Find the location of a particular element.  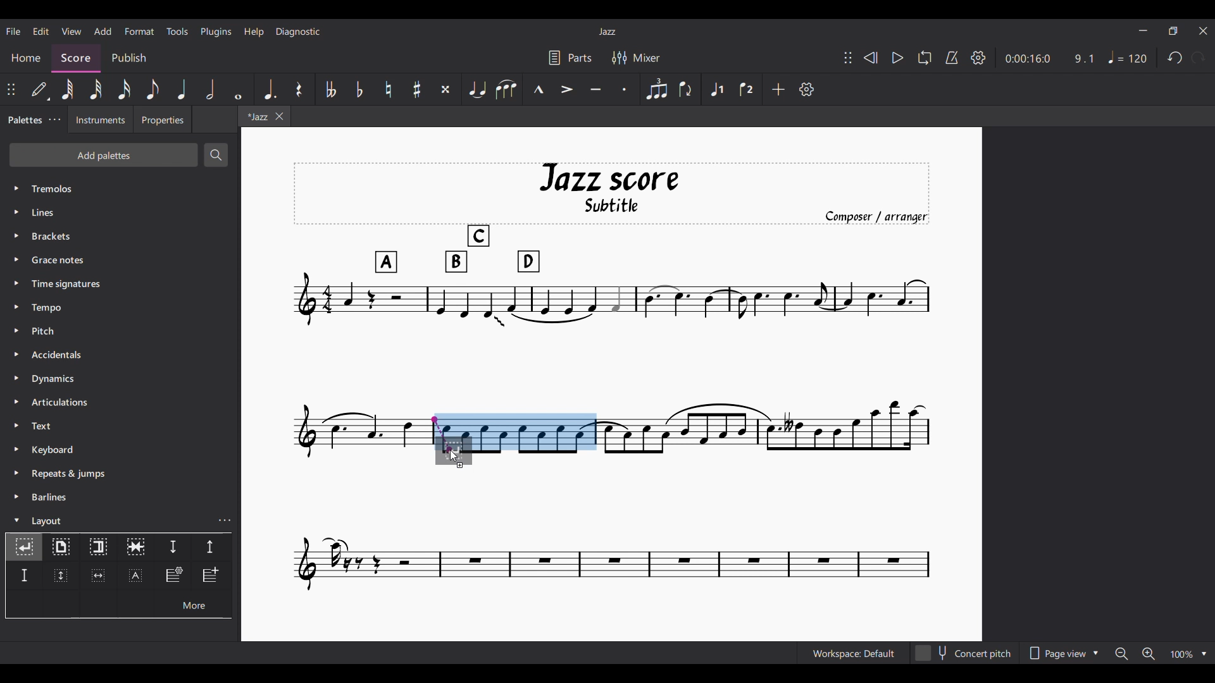

Concert pitch toggle is located at coordinates (965, 653).